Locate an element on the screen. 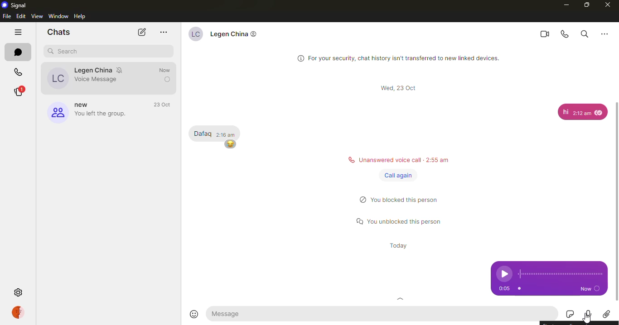  hide tabs is located at coordinates (19, 33).